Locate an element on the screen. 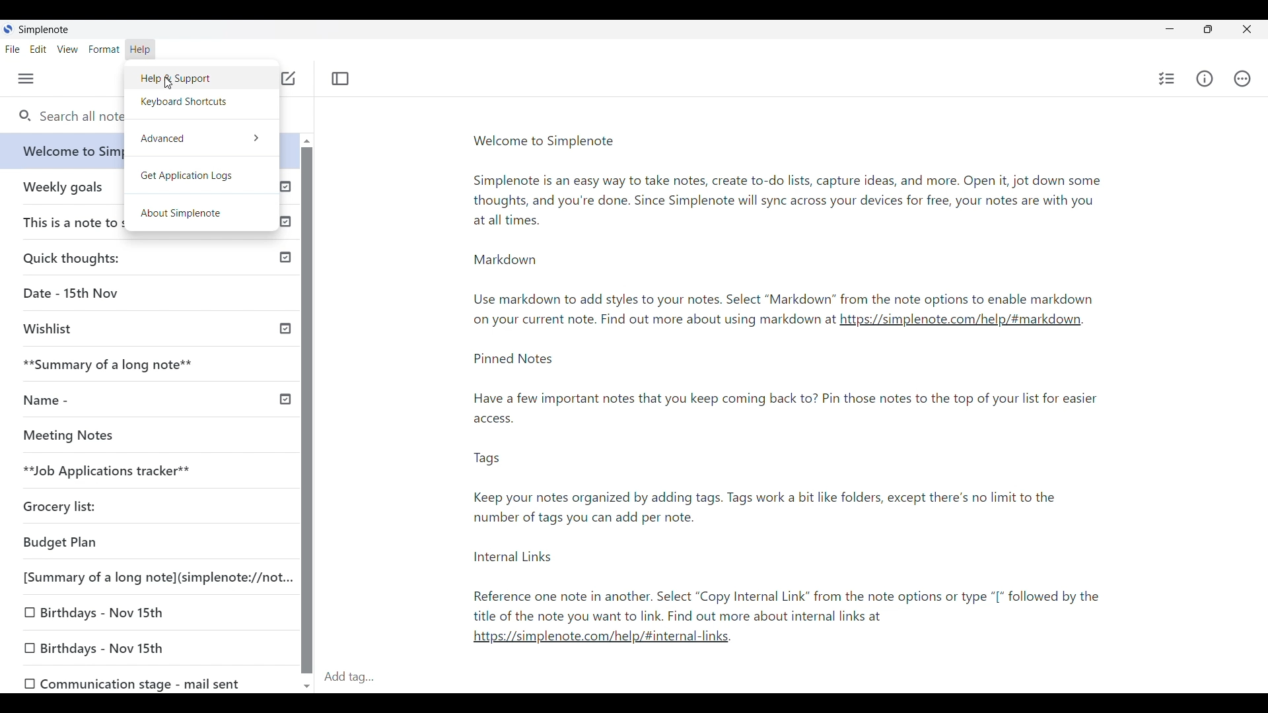 This screenshot has width=1268, height=713. Welcome to simplenote-note1 is located at coordinates (785, 220).